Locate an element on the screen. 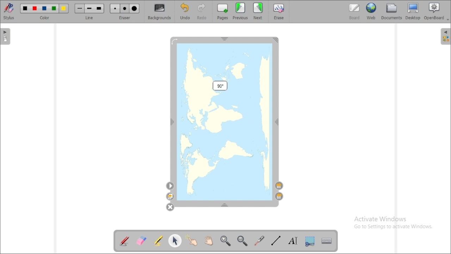  display virtual keyboard is located at coordinates (326, 241).